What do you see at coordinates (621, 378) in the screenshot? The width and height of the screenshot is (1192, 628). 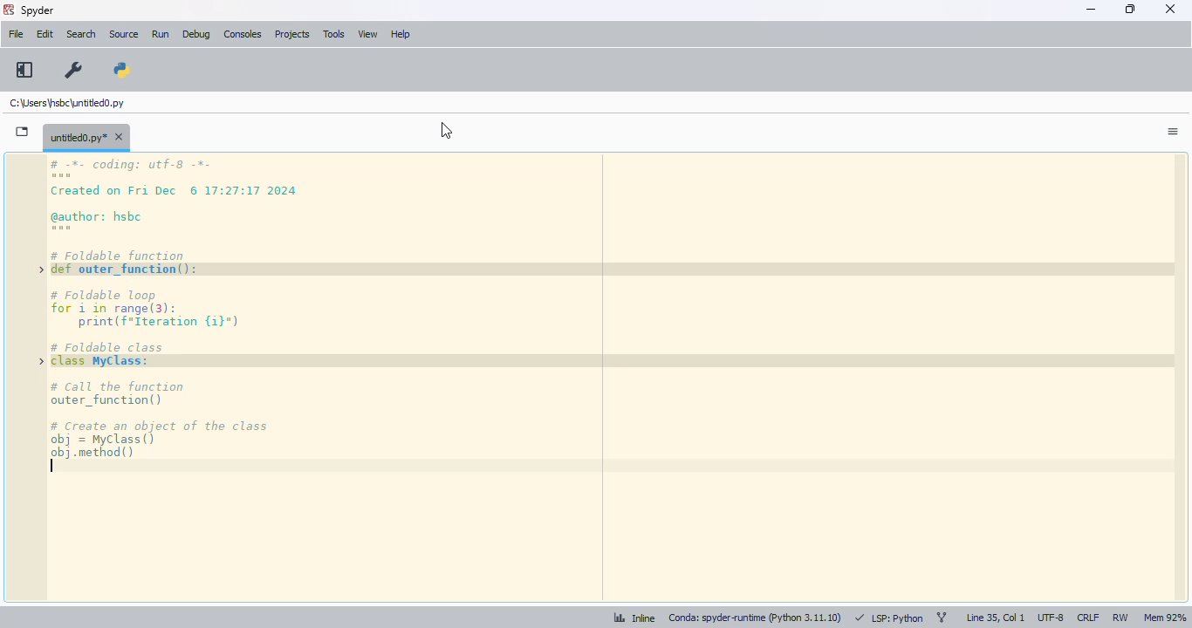 I see `code executing iteration till 3 ` at bounding box center [621, 378].